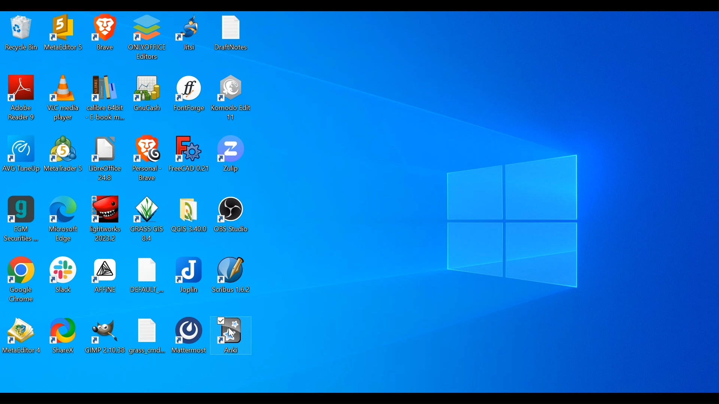 Image resolution: width=719 pixels, height=404 pixels. What do you see at coordinates (231, 154) in the screenshot?
I see `Zulip Desktop icon` at bounding box center [231, 154].